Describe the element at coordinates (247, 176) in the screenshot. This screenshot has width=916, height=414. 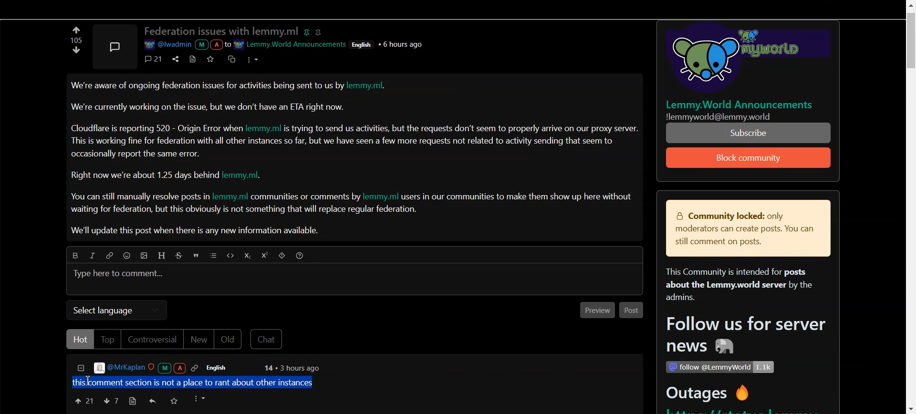
I see `lemmy.ml.` at that location.